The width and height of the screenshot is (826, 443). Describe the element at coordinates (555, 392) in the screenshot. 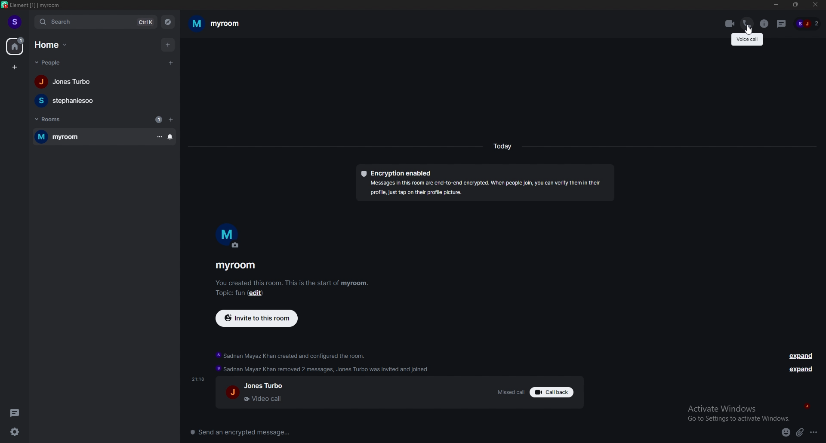

I see `call back` at that location.